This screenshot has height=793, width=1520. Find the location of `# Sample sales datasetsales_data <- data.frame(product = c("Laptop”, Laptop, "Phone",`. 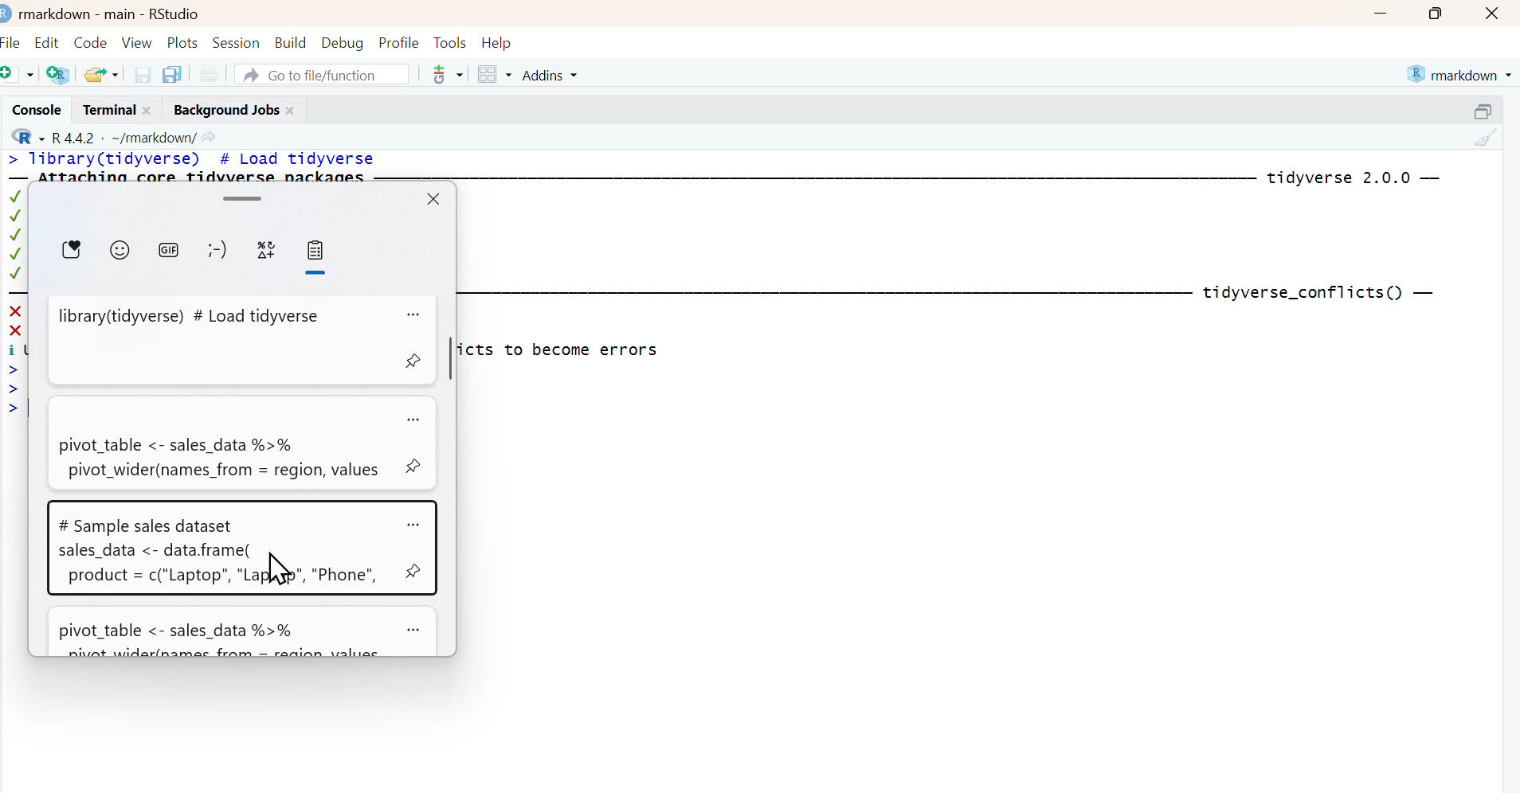

# Sample sales datasetsales_data <- data.frame(product = c("Laptop”, Laptop, "Phone", is located at coordinates (223, 547).